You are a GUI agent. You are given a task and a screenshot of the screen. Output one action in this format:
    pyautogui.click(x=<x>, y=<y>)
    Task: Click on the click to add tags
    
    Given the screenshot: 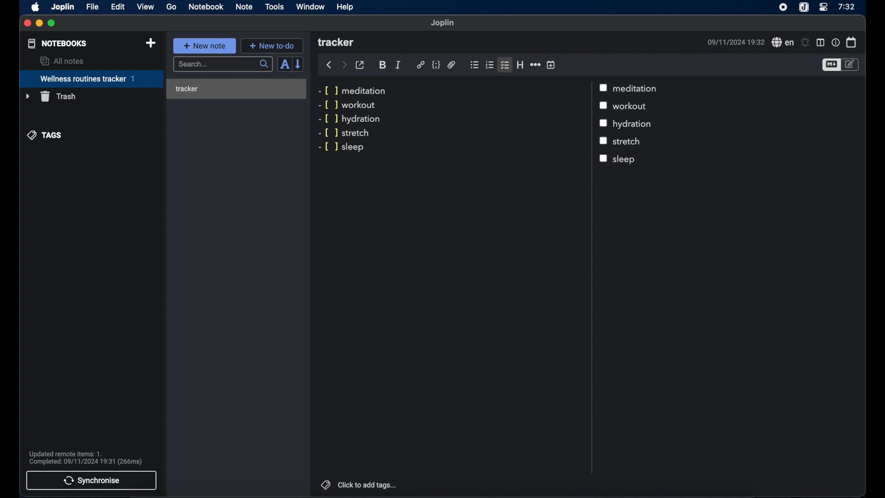 What is the action you would take?
    pyautogui.click(x=368, y=485)
    